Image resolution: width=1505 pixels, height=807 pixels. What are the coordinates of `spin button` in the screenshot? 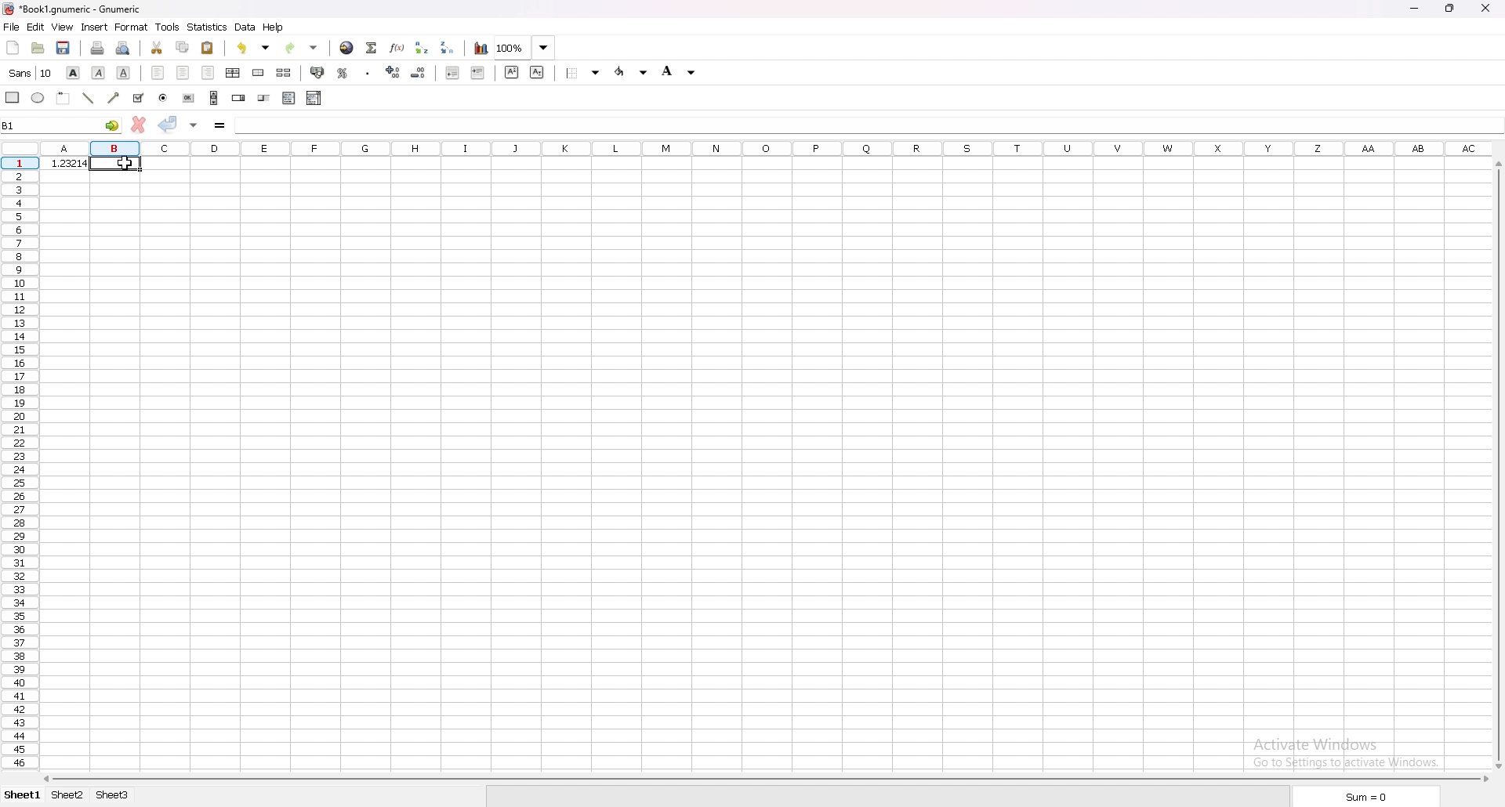 It's located at (238, 99).